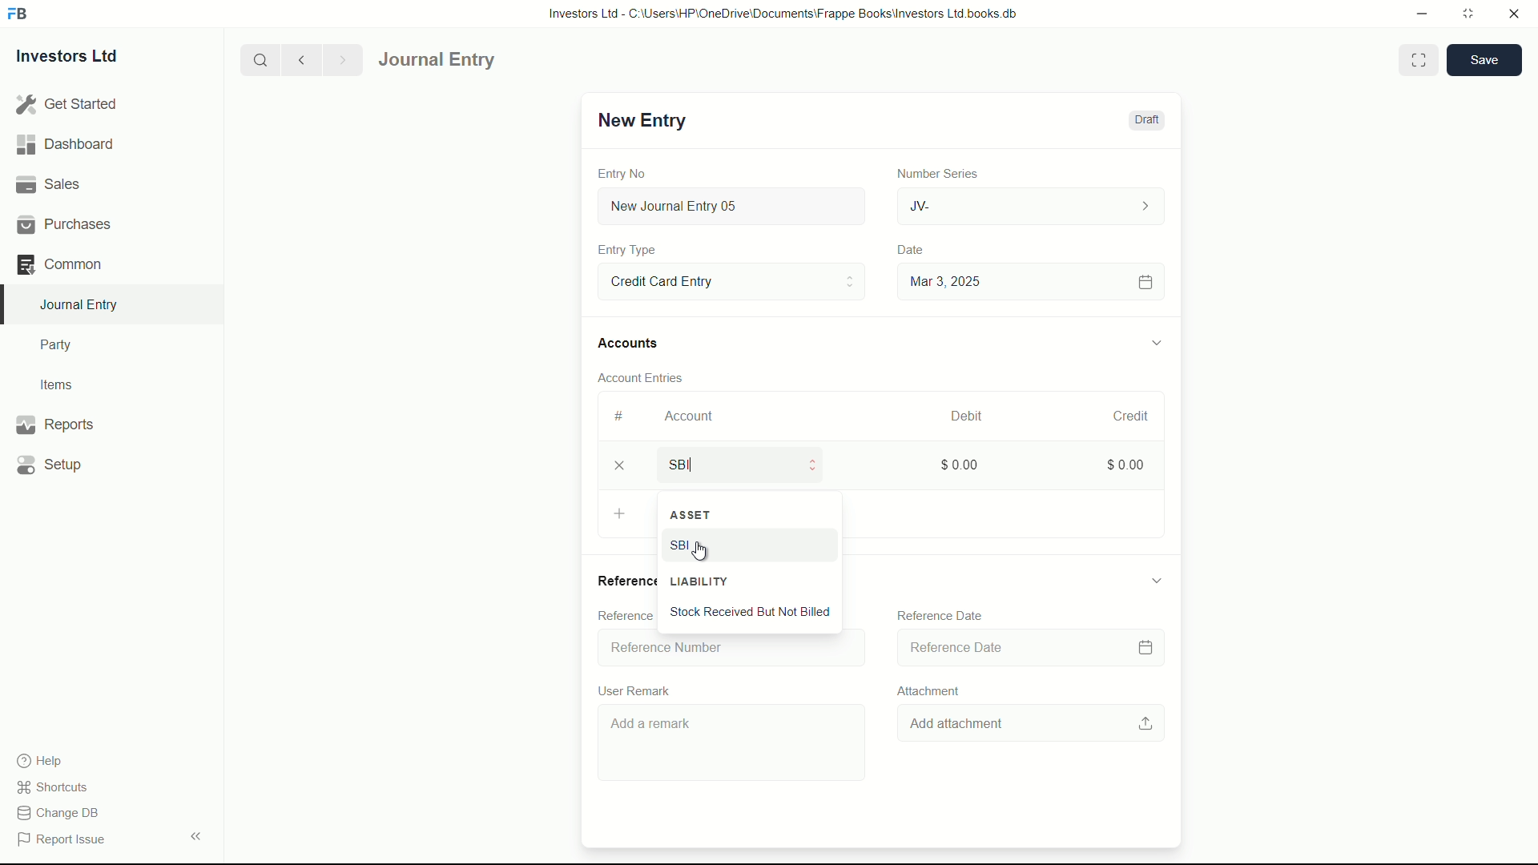 The height and width of the screenshot is (865, 1538). Describe the element at coordinates (690, 416) in the screenshot. I see `Account` at that location.